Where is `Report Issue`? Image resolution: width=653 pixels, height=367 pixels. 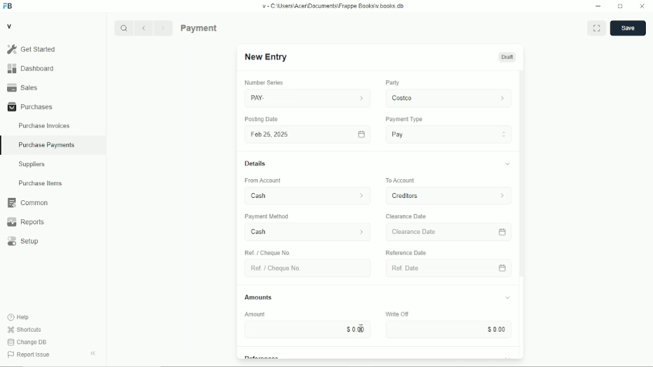
Report Issue is located at coordinates (29, 354).